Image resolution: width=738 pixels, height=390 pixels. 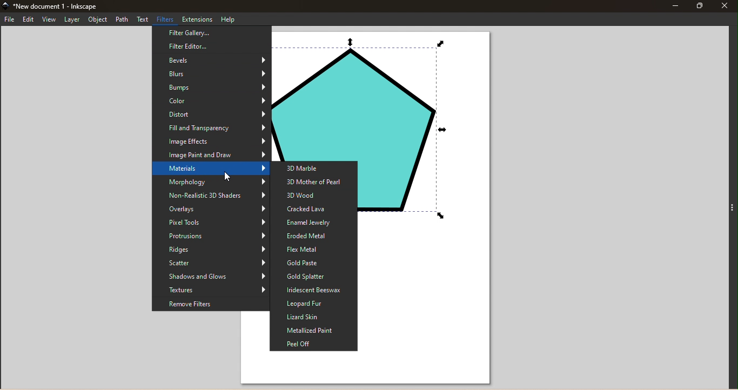 What do you see at coordinates (210, 277) in the screenshot?
I see `Shadows and glows` at bounding box center [210, 277].